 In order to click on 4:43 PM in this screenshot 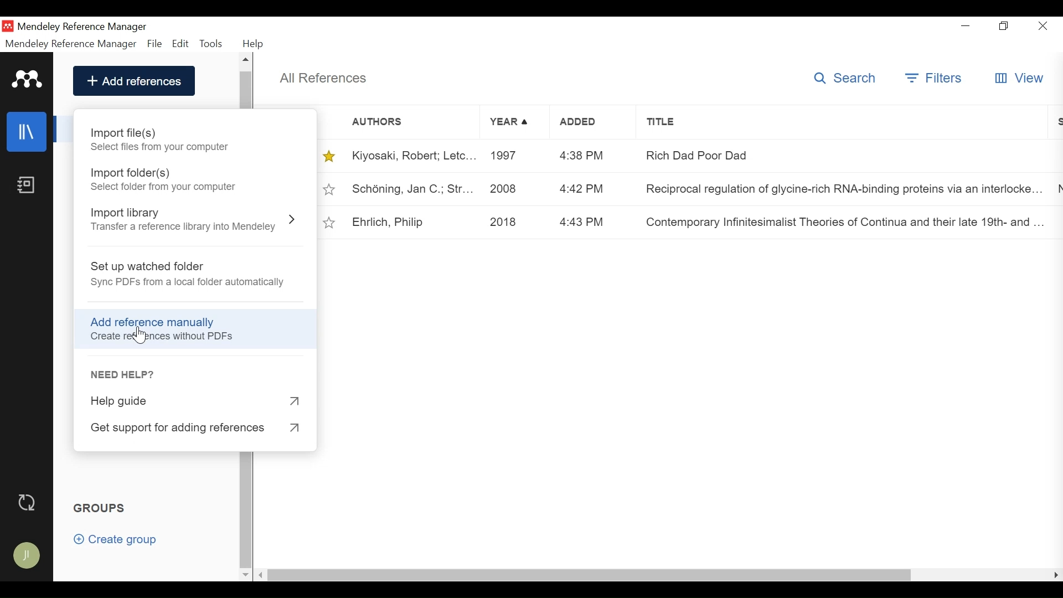, I will do `click(582, 220)`.